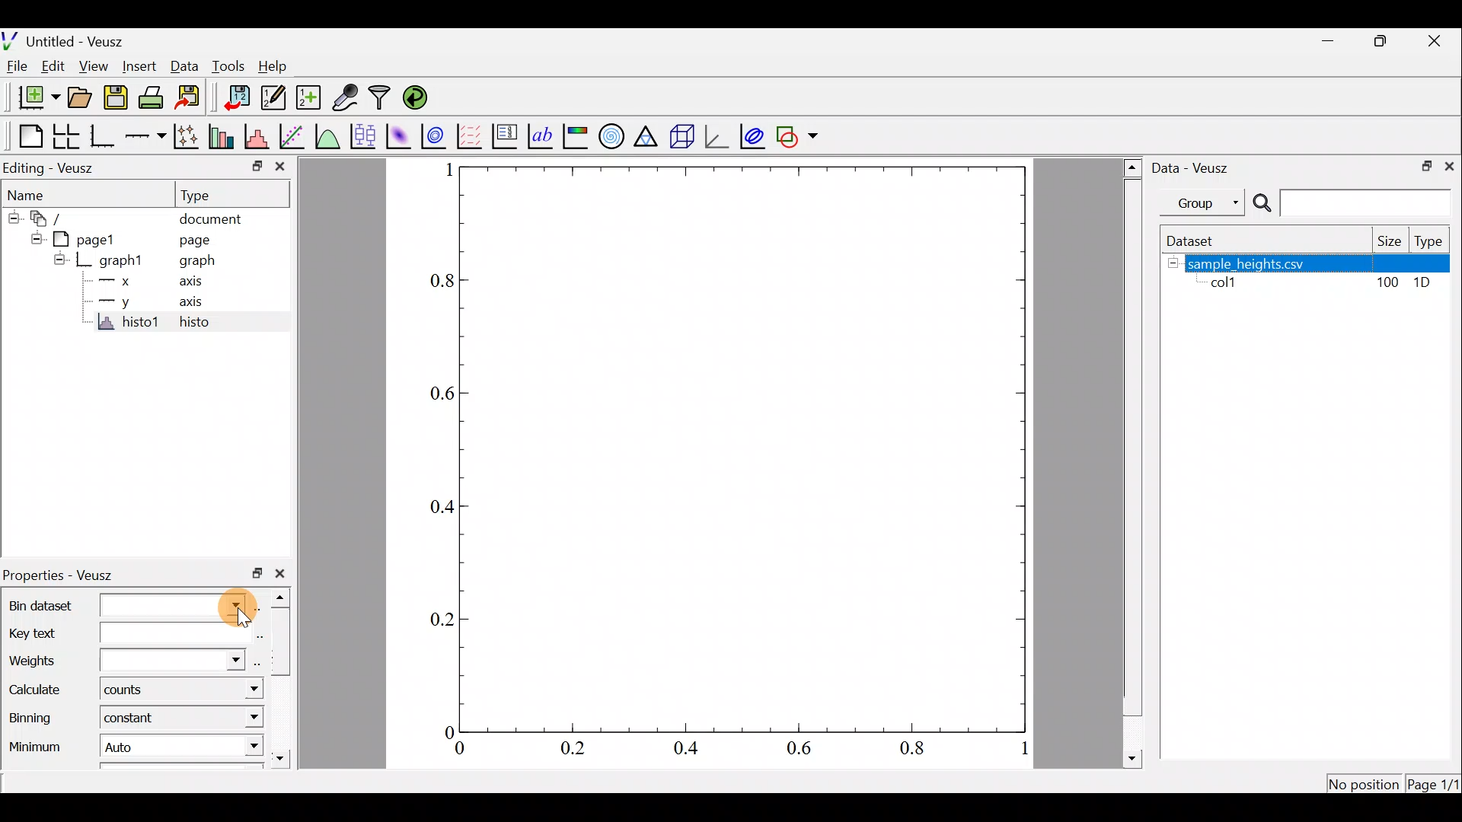  Describe the element at coordinates (125, 303) in the screenshot. I see `y` at that location.